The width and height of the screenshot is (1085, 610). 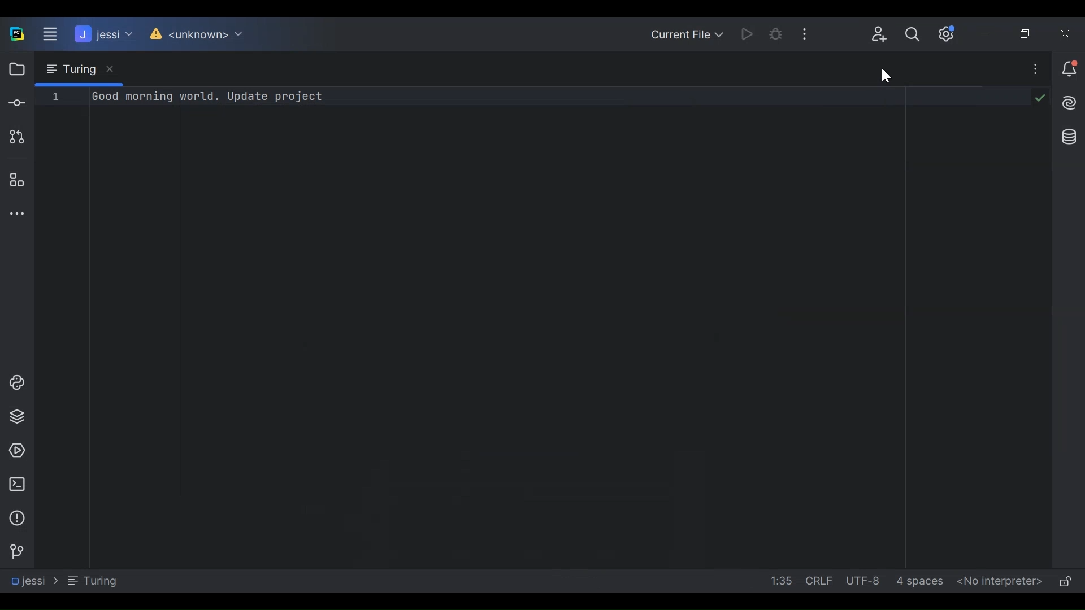 I want to click on Project View, so click(x=16, y=69).